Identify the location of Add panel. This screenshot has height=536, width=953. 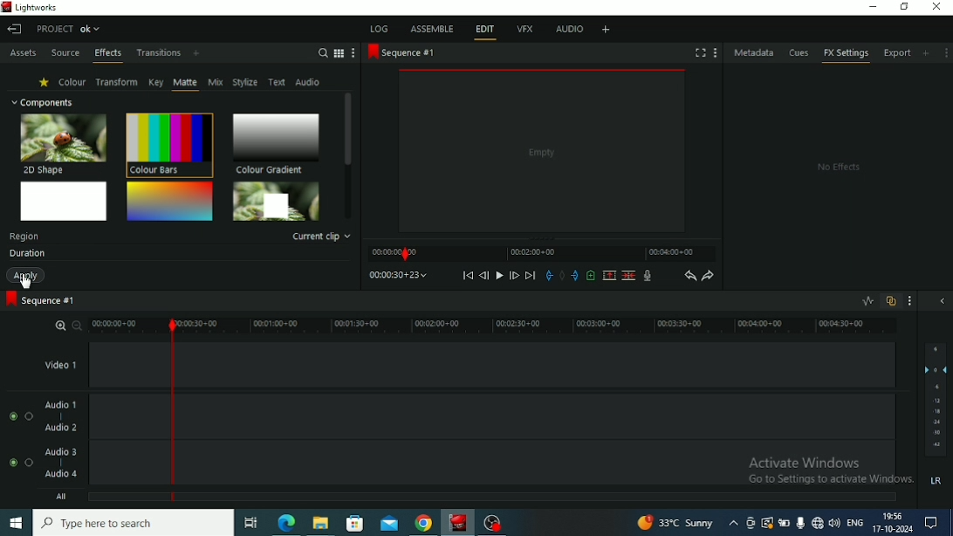
(928, 52).